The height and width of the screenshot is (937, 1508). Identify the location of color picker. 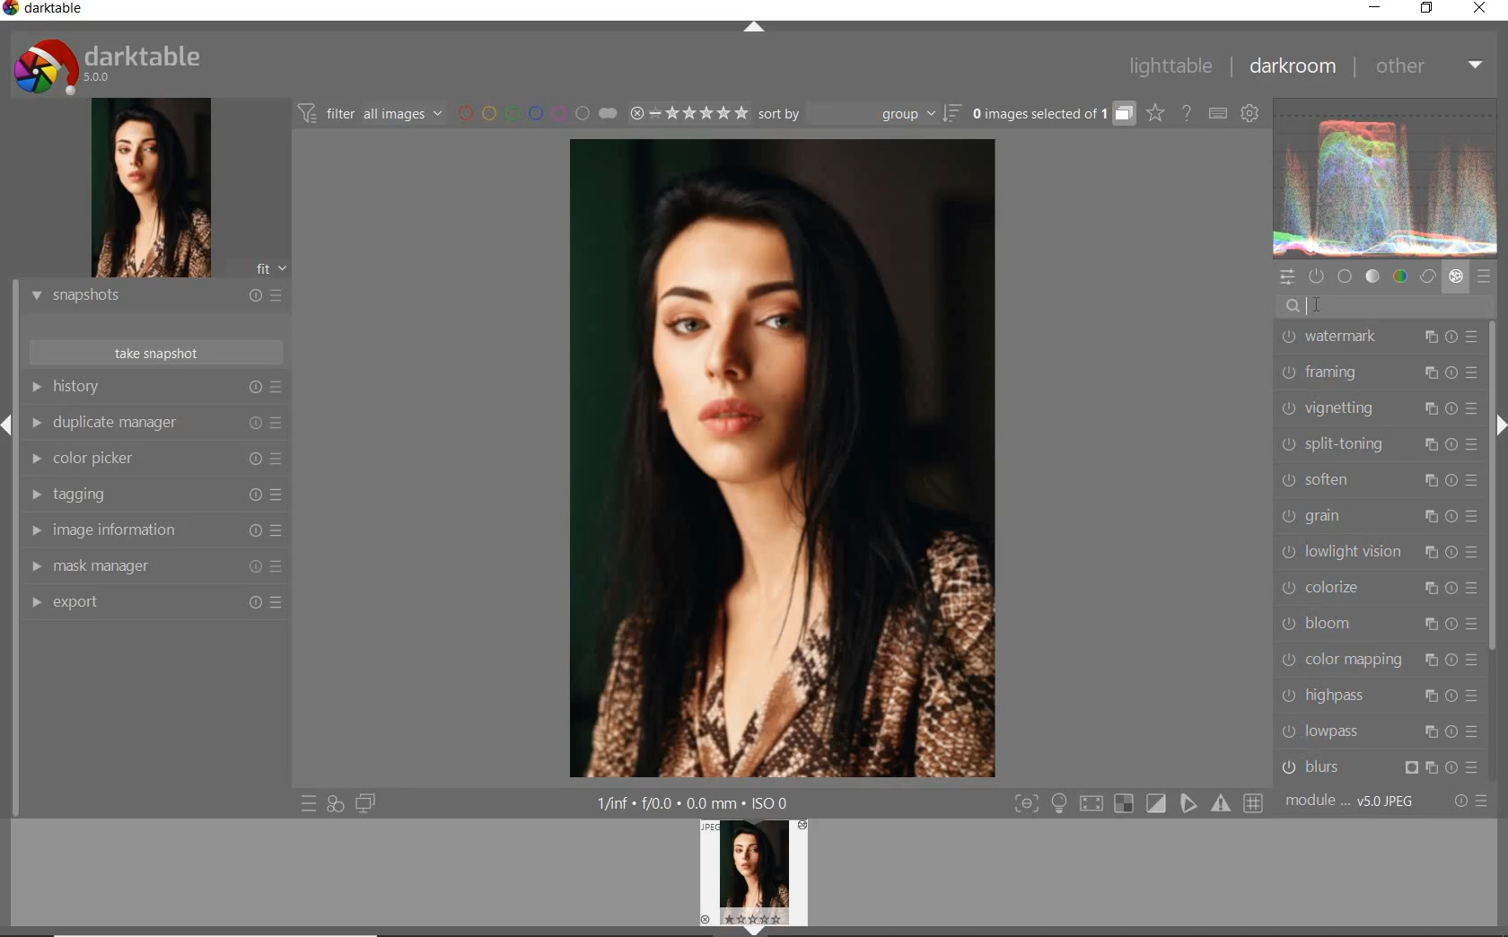
(155, 459).